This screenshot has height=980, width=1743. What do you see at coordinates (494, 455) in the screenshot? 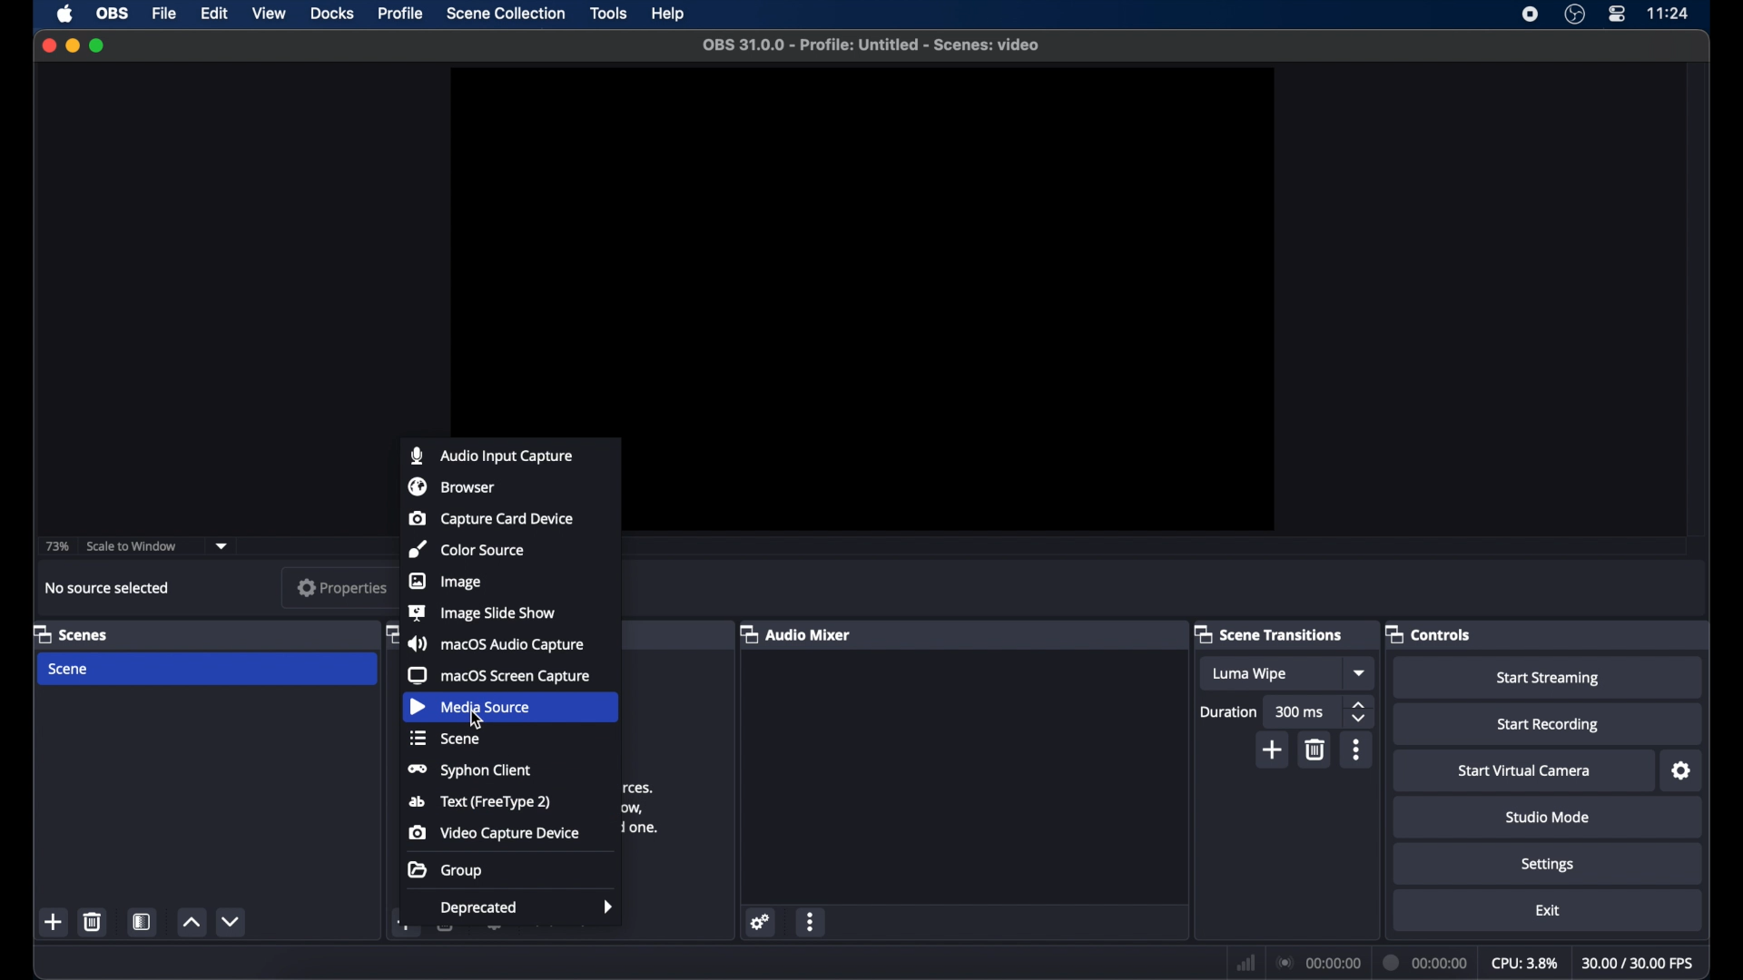
I see `audio input capture` at bounding box center [494, 455].